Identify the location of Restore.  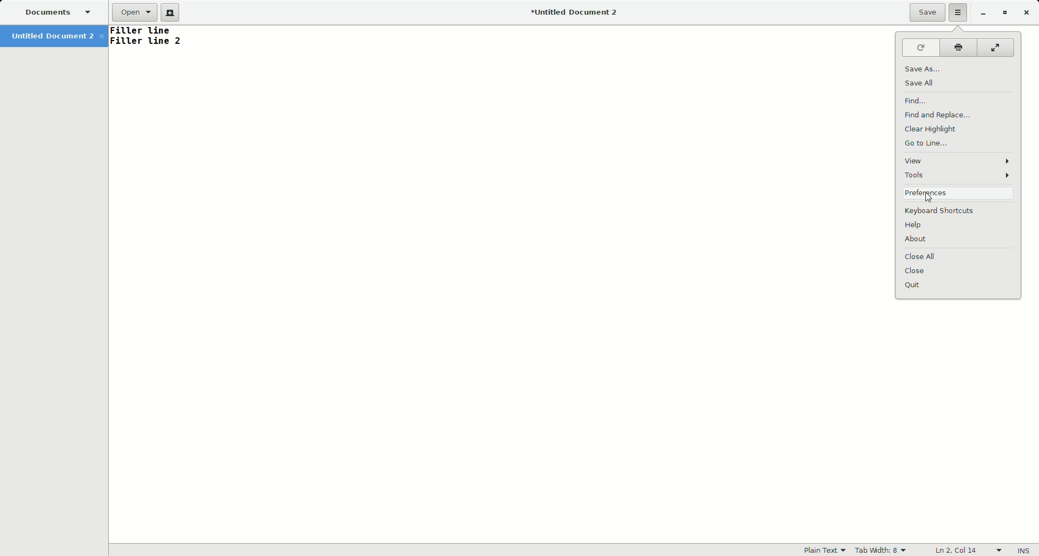
(1003, 13).